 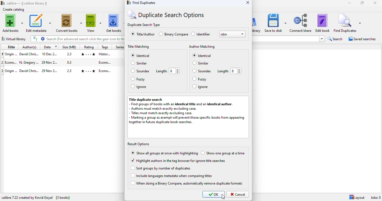 What do you see at coordinates (29, 47) in the screenshot?
I see `author(s)` at bounding box center [29, 47].